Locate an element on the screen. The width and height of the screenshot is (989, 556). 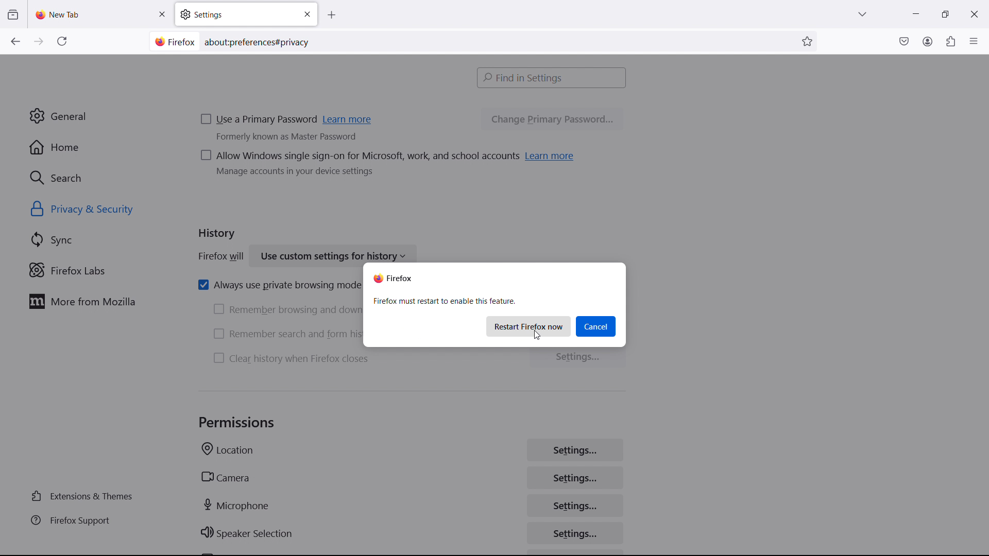
microphone is located at coordinates (237, 505).